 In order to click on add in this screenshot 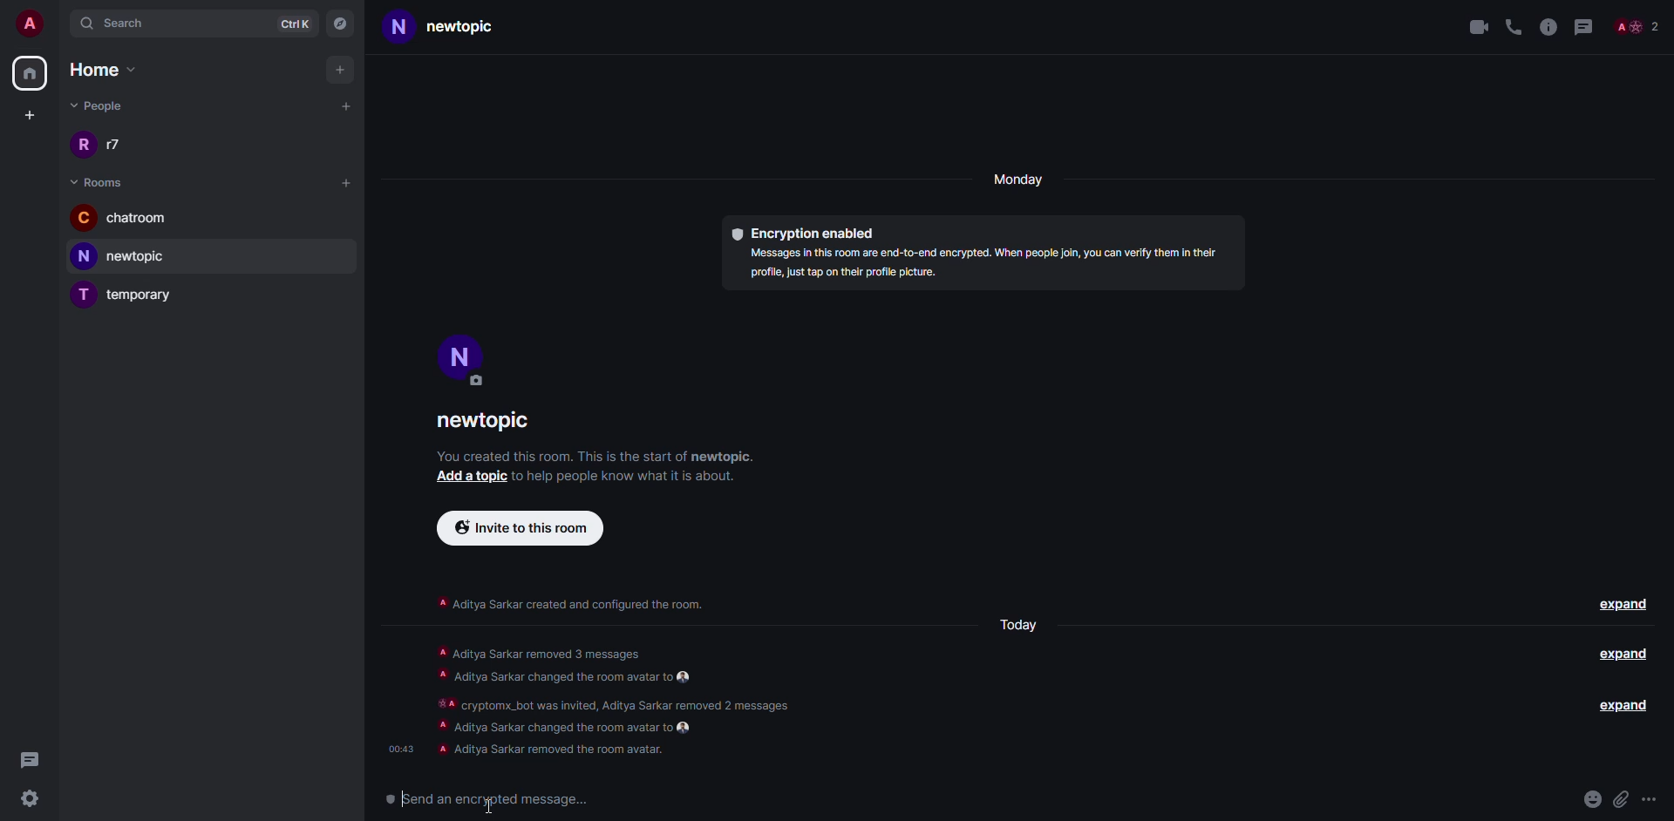, I will do `click(347, 105)`.